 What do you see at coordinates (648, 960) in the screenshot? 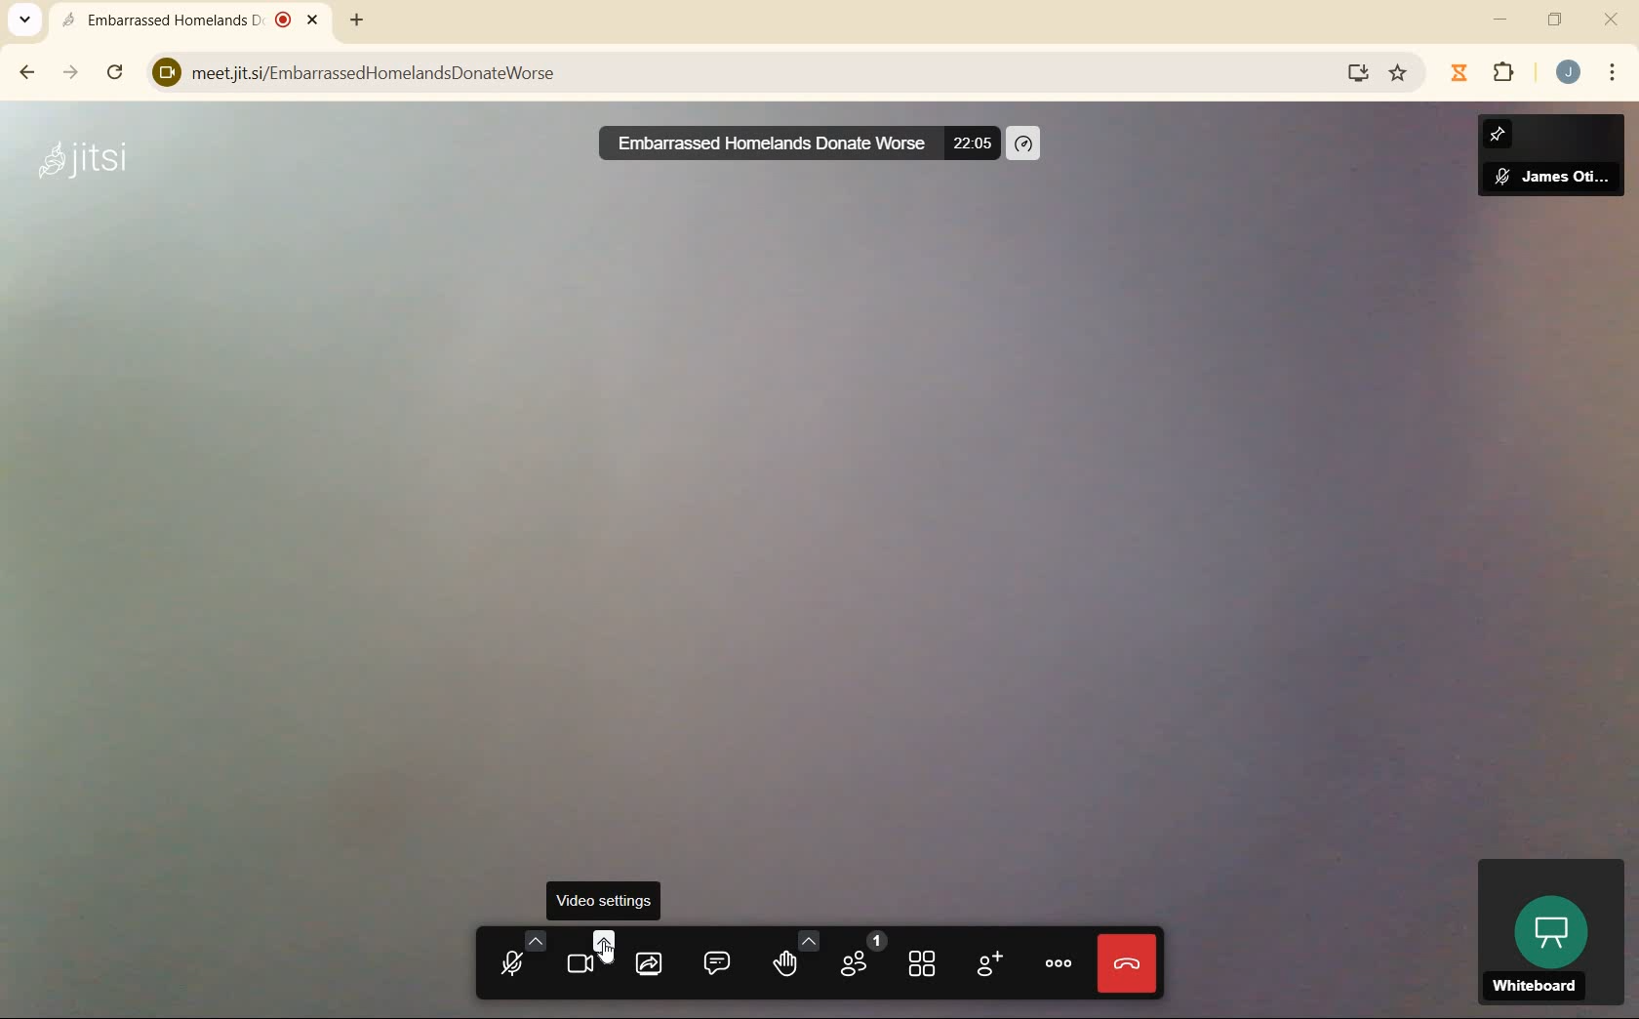
I see `start screen sharing` at bounding box center [648, 960].